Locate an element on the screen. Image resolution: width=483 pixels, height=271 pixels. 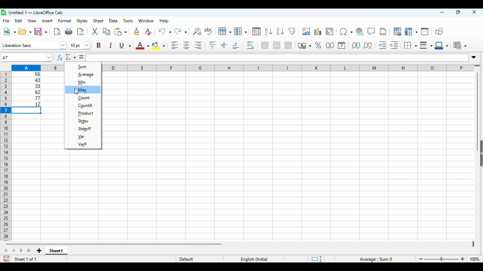
split window is located at coordinates (426, 31).